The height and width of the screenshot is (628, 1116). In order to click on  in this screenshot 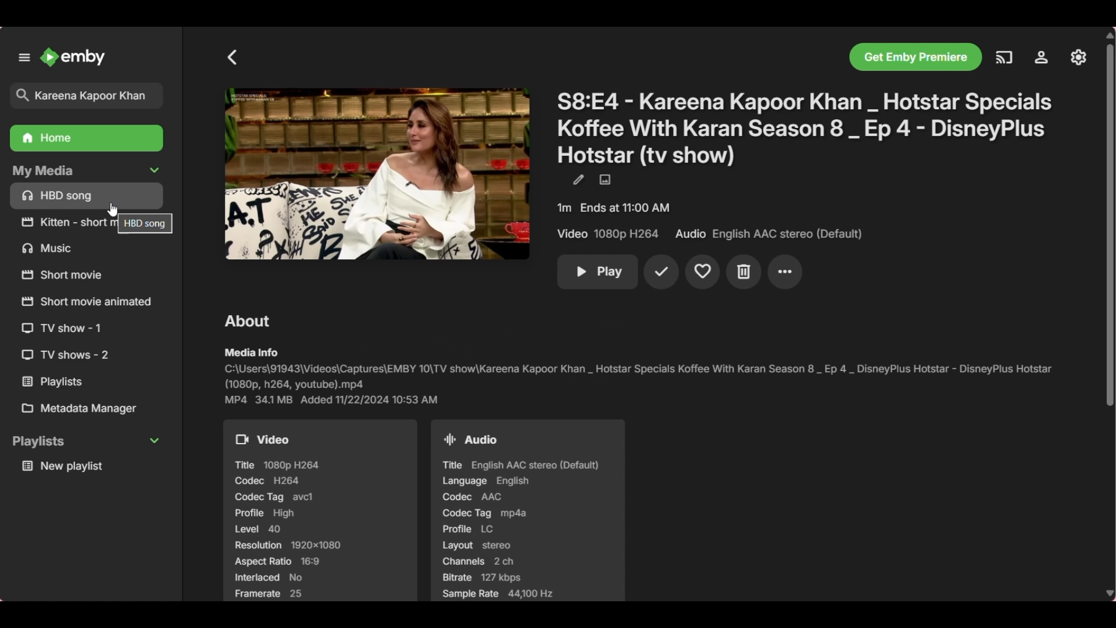, I will do `click(148, 224)`.